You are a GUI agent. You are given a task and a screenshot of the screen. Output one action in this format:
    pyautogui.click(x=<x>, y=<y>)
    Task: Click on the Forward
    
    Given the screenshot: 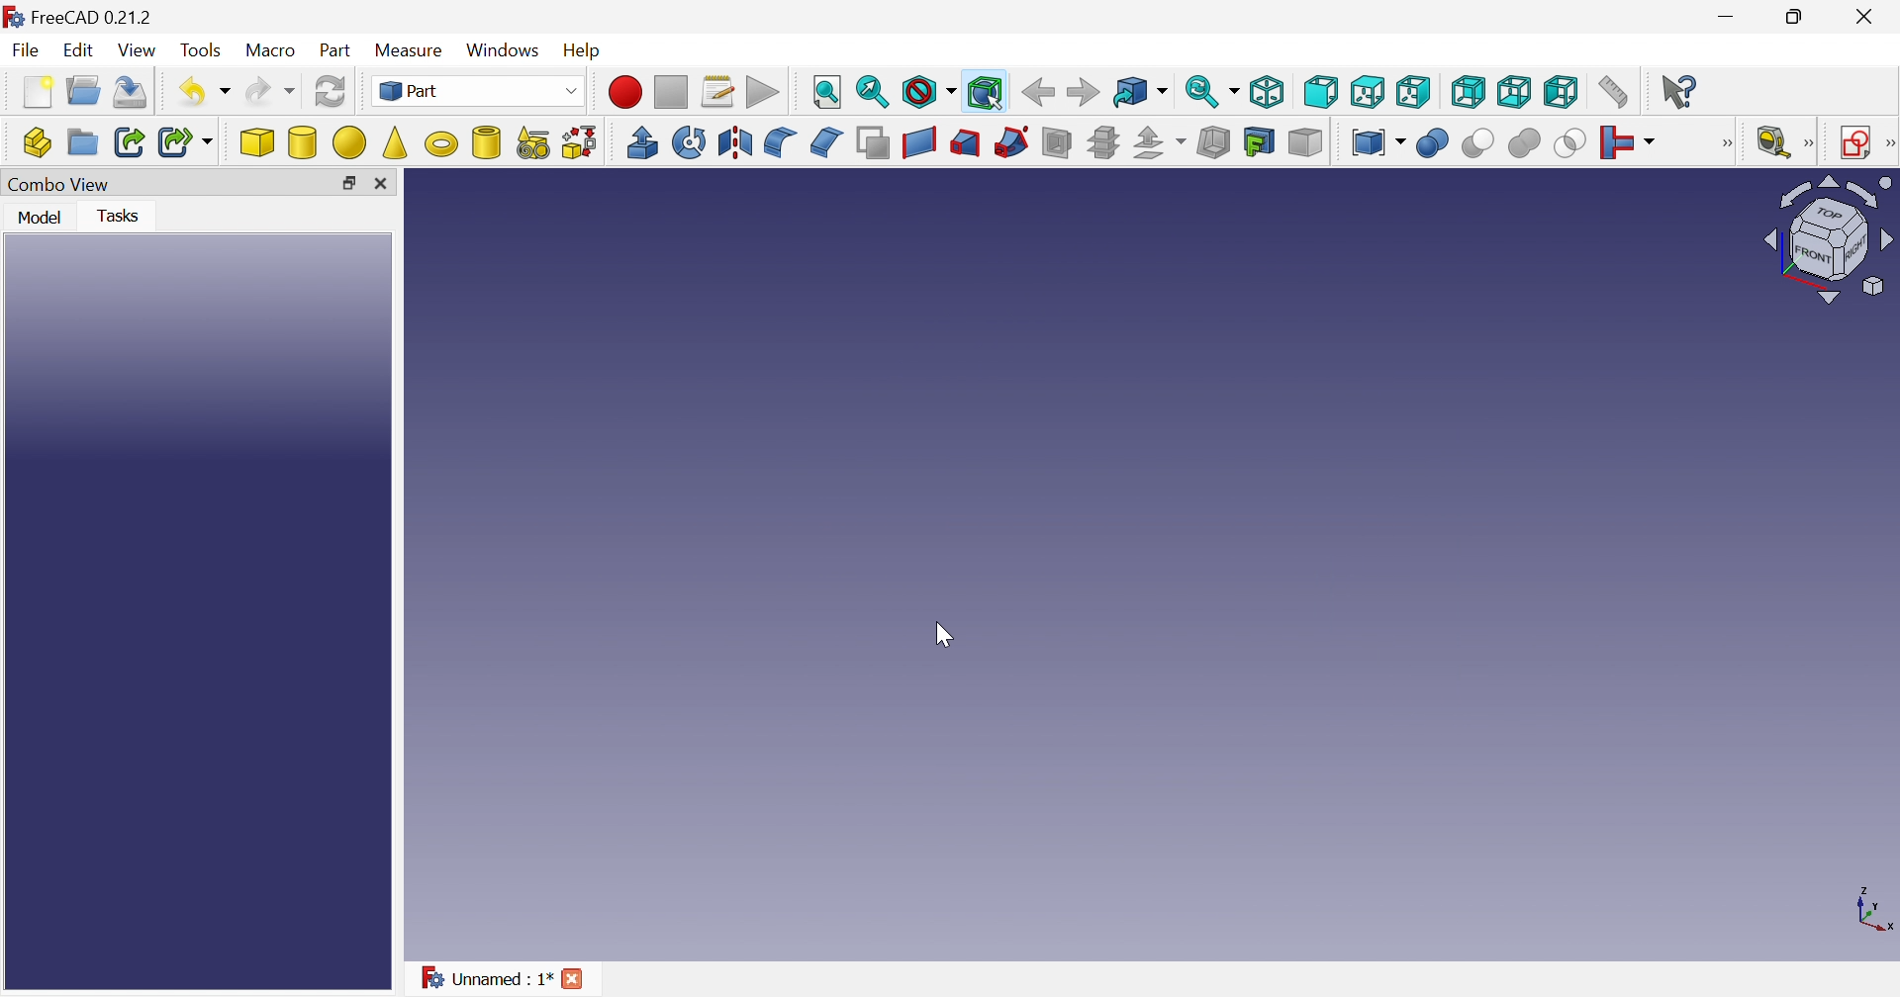 What is the action you would take?
    pyautogui.click(x=1086, y=90)
    